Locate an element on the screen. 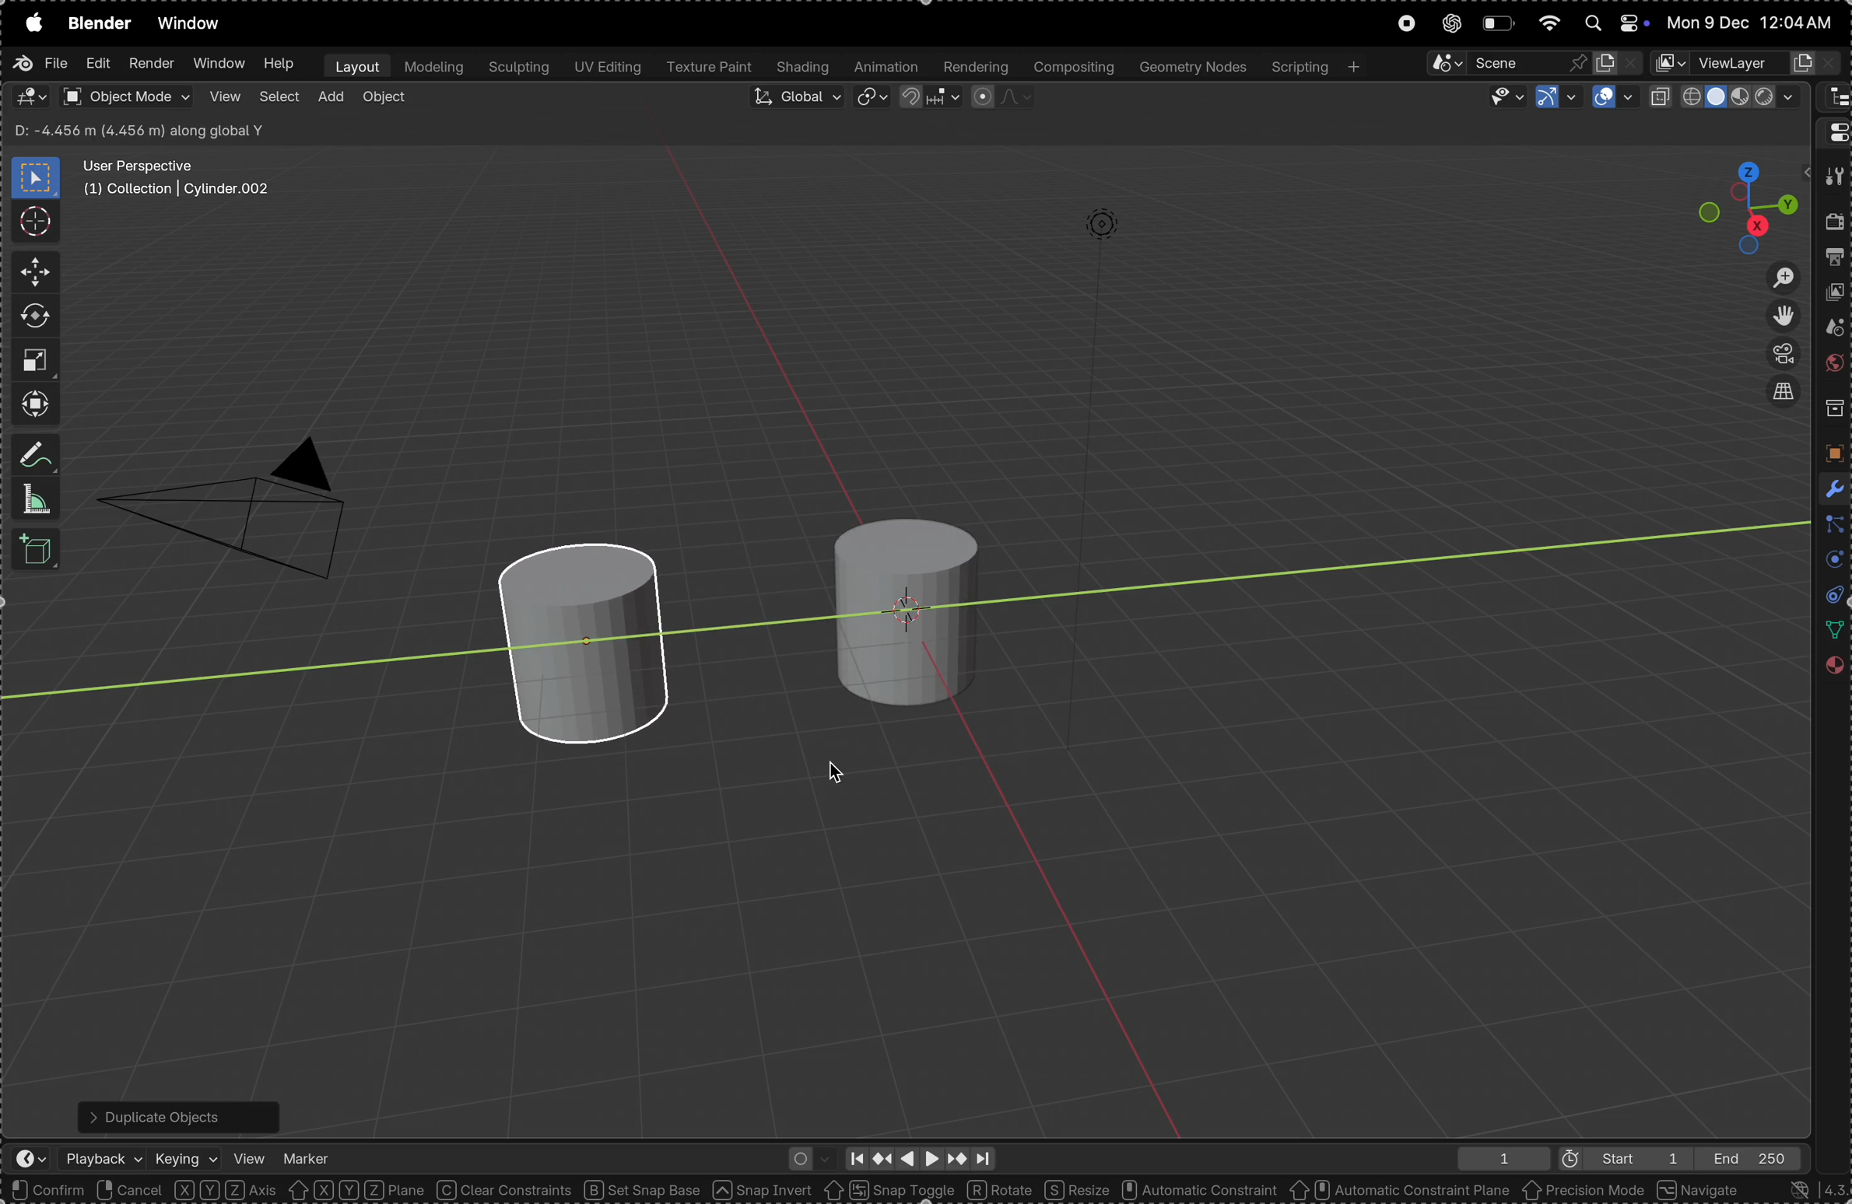 The width and height of the screenshot is (1852, 1204). help is located at coordinates (279, 64).